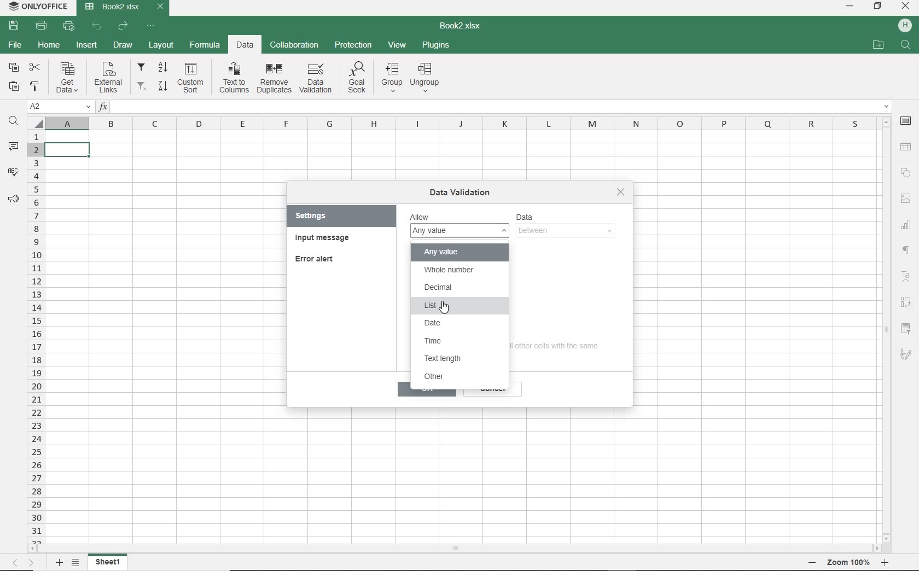 This screenshot has width=919, height=571. Describe the element at coordinates (556, 350) in the screenshot. I see `apply these changes to all other cells with the same settings` at that location.